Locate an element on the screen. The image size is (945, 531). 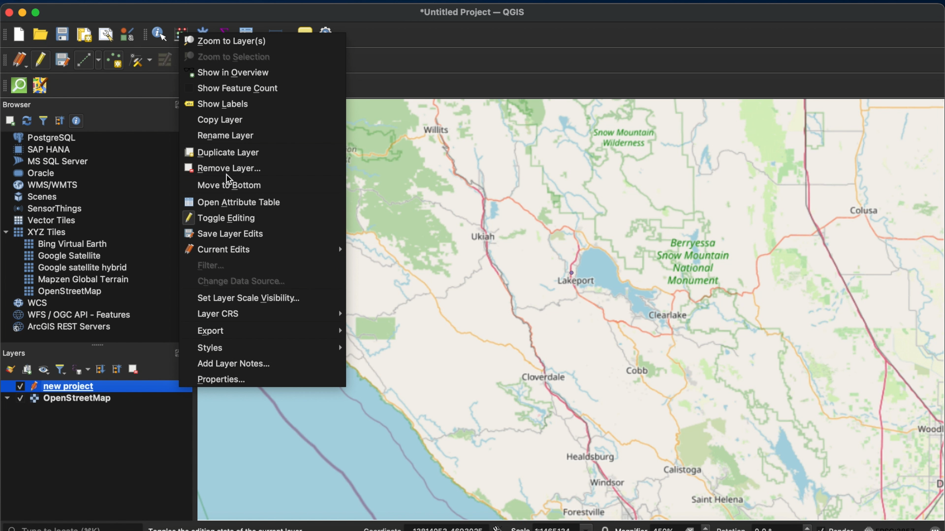
current edits is located at coordinates (263, 249).